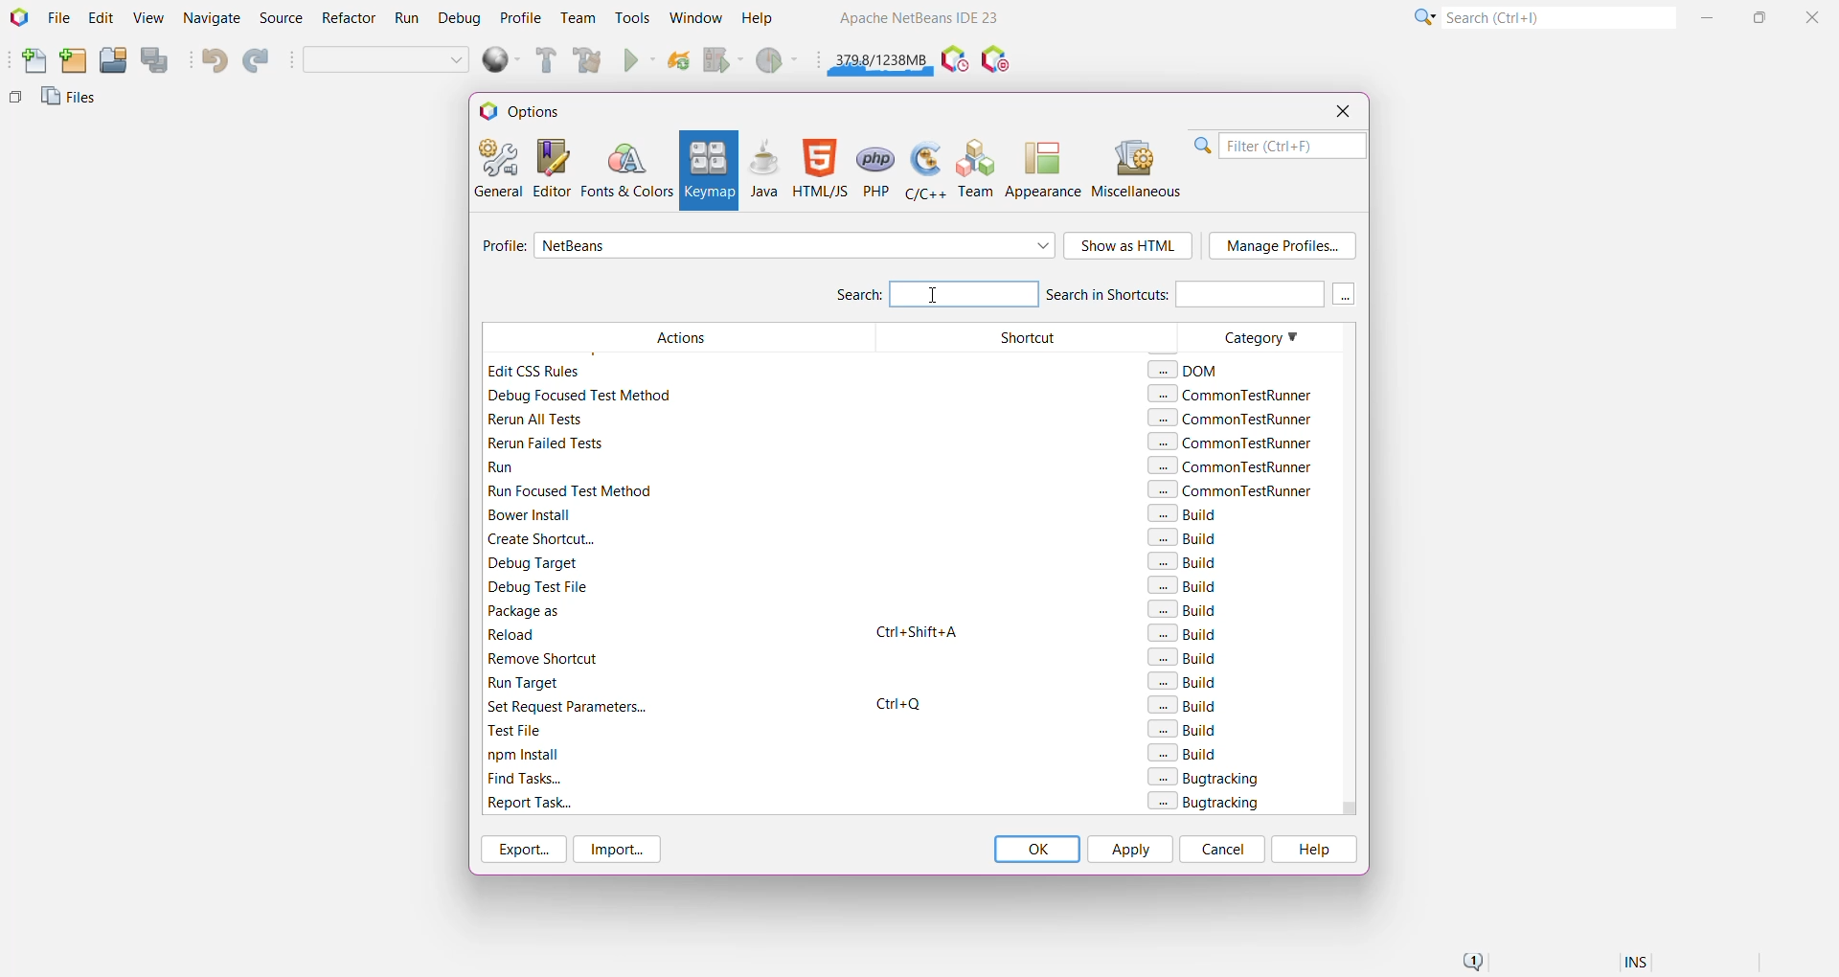  What do you see at coordinates (1312, 850) in the screenshot?
I see `Help` at bounding box center [1312, 850].